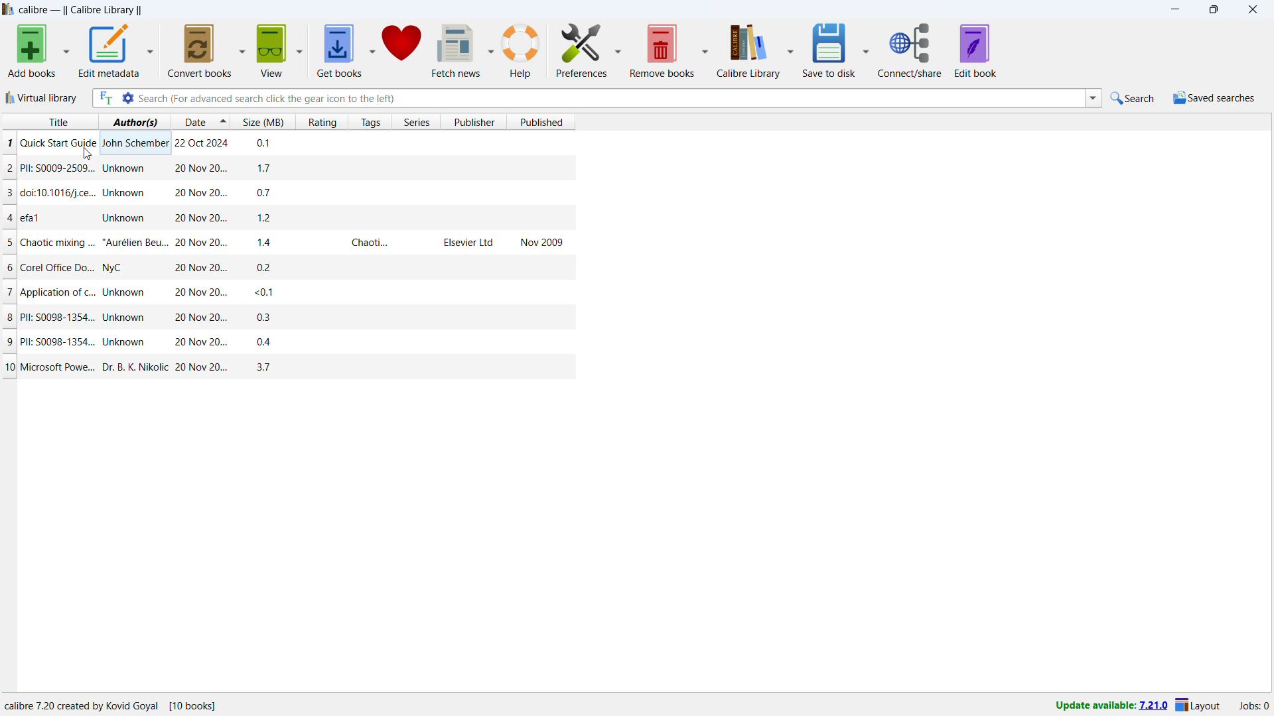 This screenshot has width=1274, height=716. I want to click on help, so click(520, 51).